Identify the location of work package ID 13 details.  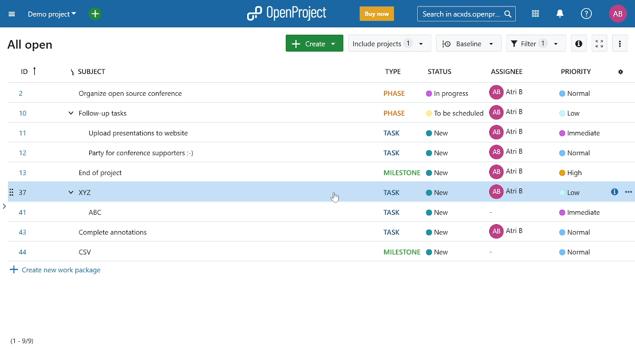
(321, 172).